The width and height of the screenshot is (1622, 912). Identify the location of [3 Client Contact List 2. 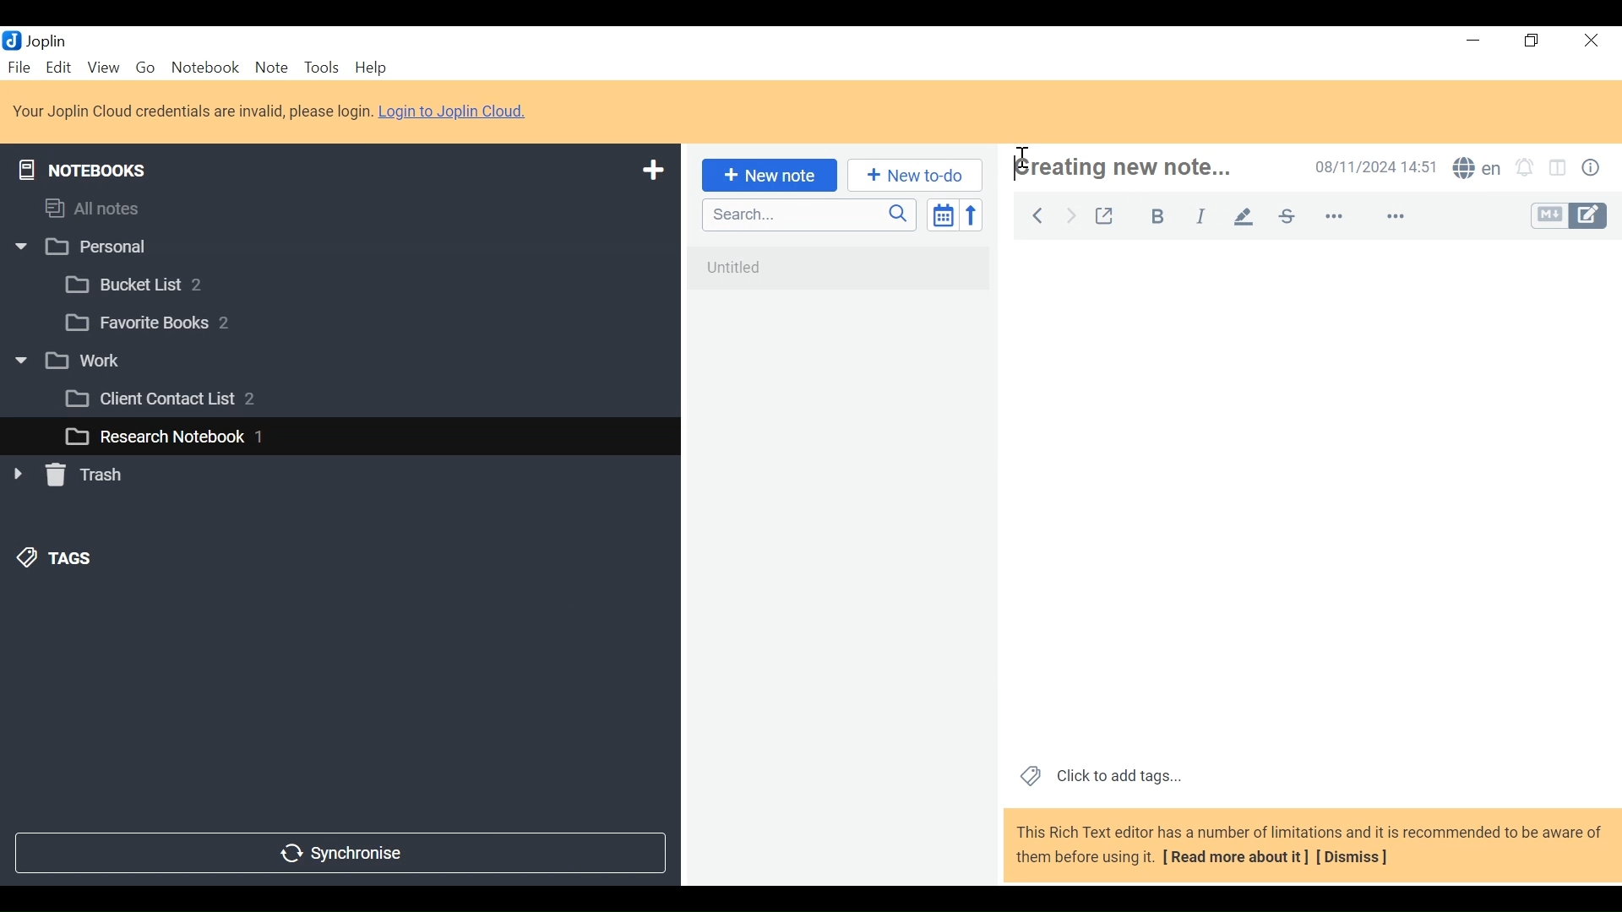
(185, 403).